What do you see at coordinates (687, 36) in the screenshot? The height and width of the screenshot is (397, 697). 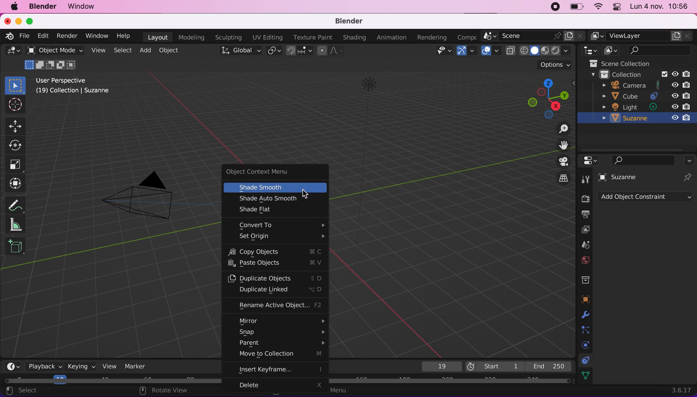 I see `remove layer` at bounding box center [687, 36].